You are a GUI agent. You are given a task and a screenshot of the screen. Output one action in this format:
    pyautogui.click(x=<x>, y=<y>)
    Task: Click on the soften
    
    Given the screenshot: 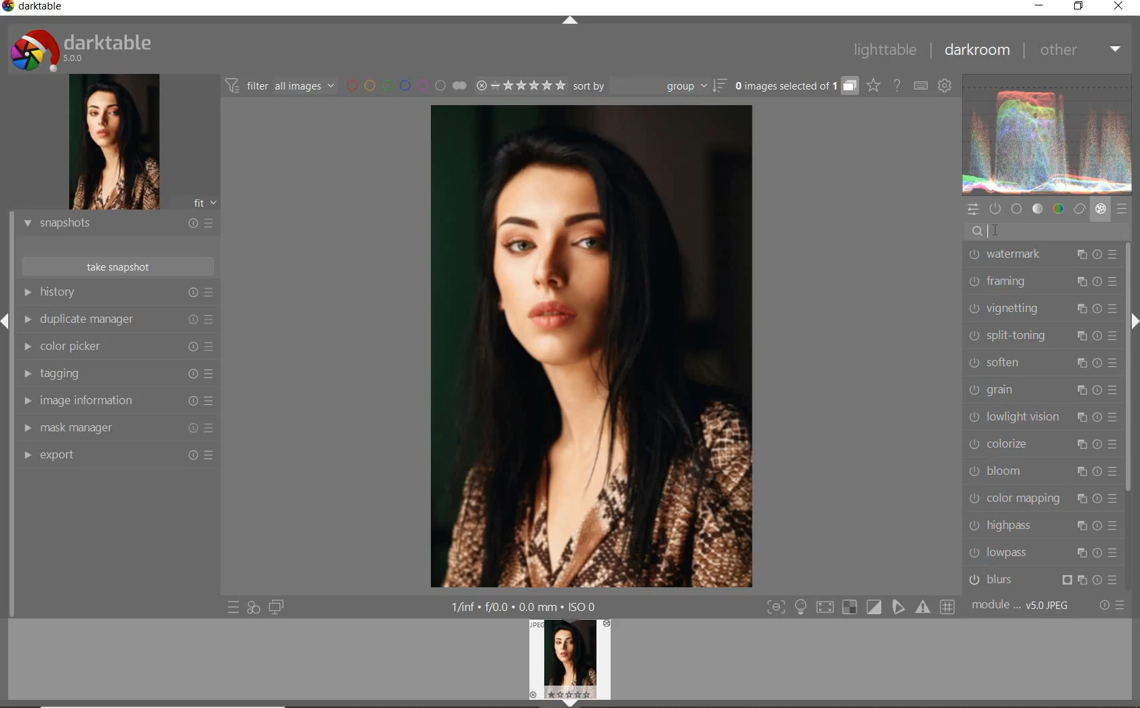 What is the action you would take?
    pyautogui.click(x=1040, y=365)
    